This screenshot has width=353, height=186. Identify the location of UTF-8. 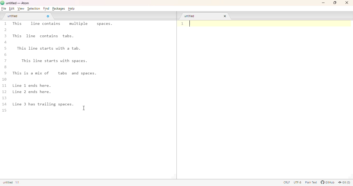
(297, 182).